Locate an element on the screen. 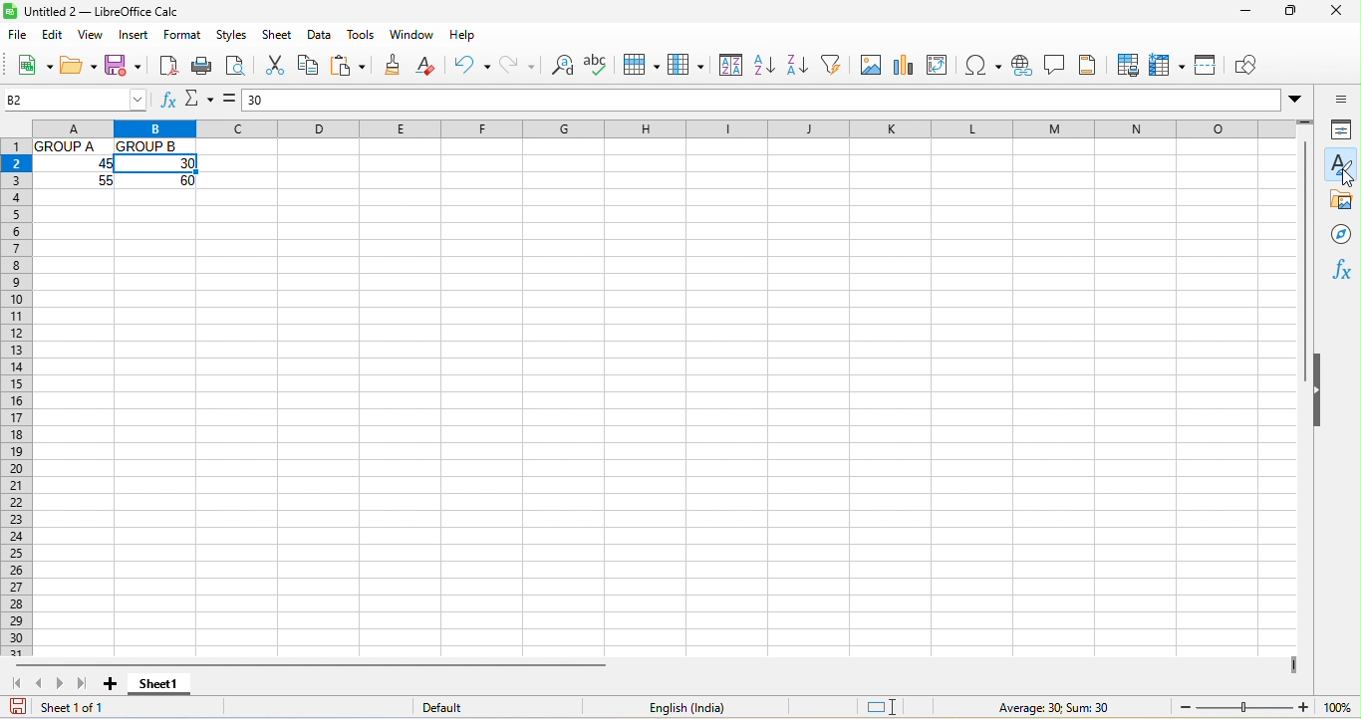 The width and height of the screenshot is (1361, 719). spelling is located at coordinates (600, 64).